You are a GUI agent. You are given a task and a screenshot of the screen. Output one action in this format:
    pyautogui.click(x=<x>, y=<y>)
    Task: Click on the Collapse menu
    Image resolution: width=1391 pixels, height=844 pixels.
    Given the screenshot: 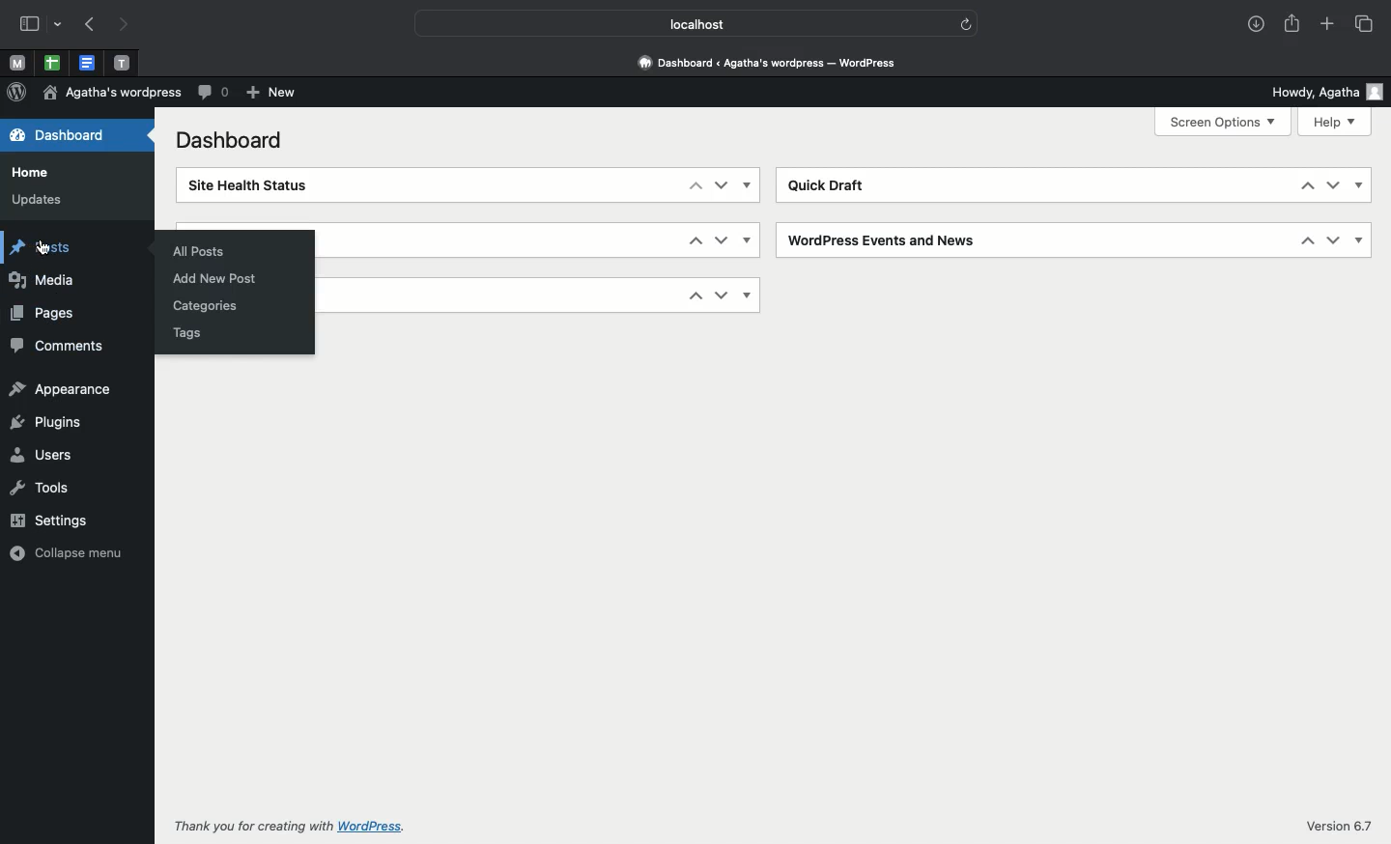 What is the action you would take?
    pyautogui.click(x=69, y=551)
    